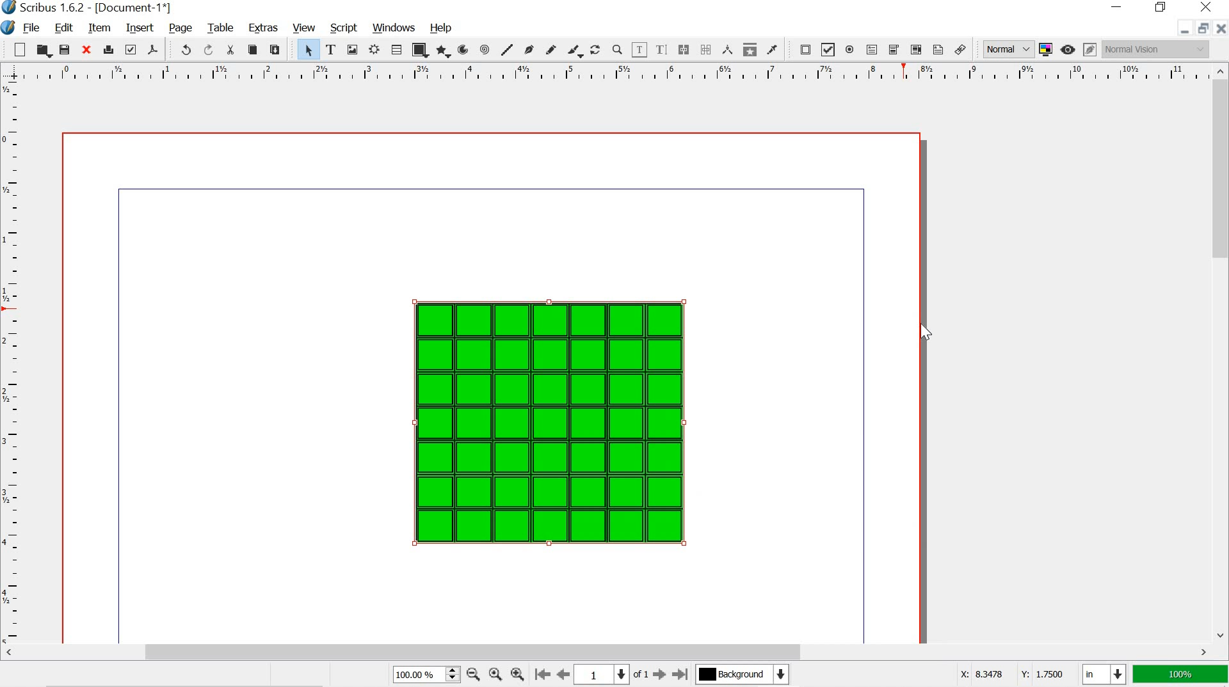 The image size is (1229, 687). Describe the element at coordinates (398, 49) in the screenshot. I see `table` at that location.